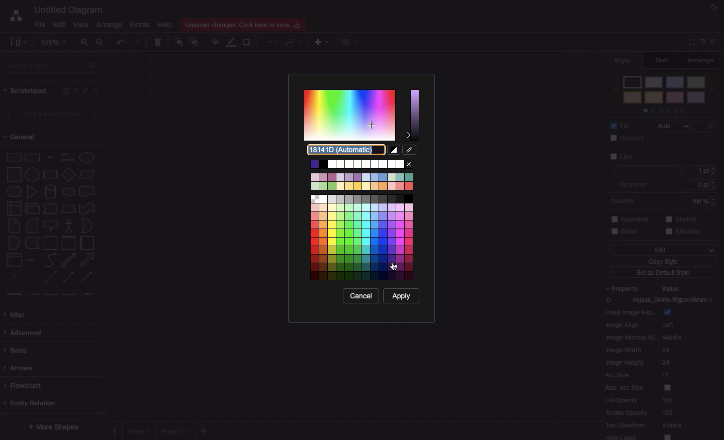  Describe the element at coordinates (627, 232) in the screenshot. I see `Glass` at that location.